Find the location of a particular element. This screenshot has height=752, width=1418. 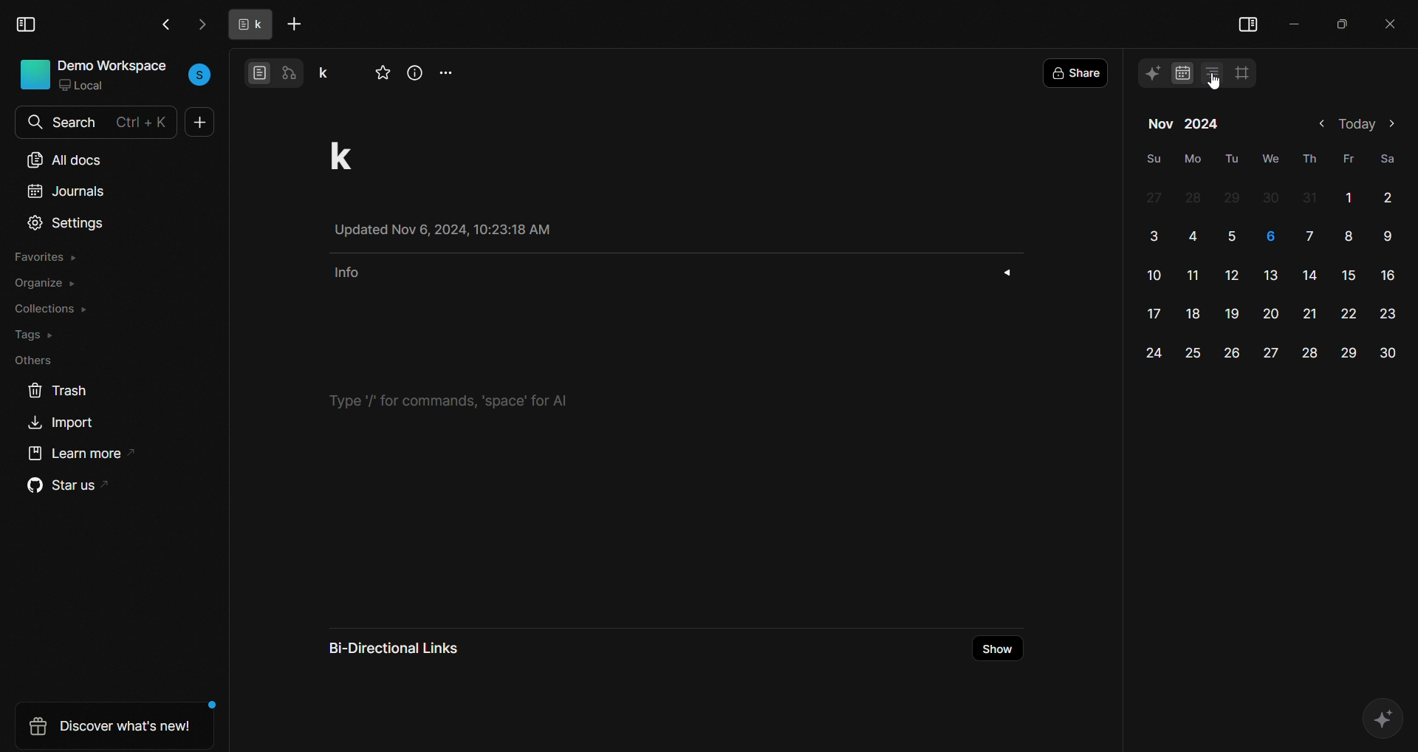

edgeless is located at coordinates (293, 72).